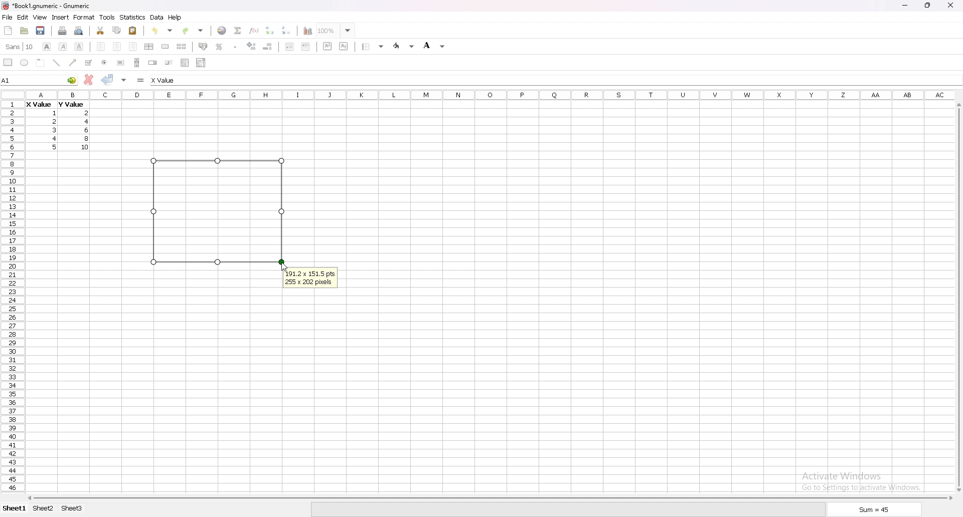 This screenshot has width=963, height=517. Describe the element at coordinates (54, 129) in the screenshot. I see `value` at that location.